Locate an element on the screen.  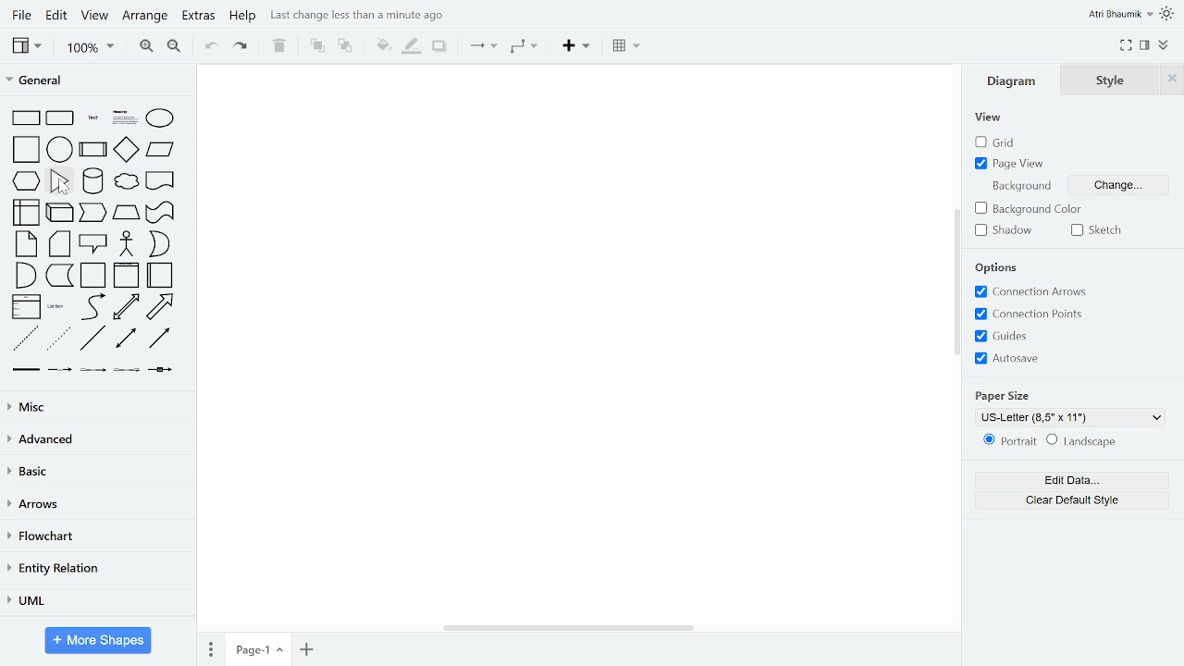
dotted line is located at coordinates (60, 339).